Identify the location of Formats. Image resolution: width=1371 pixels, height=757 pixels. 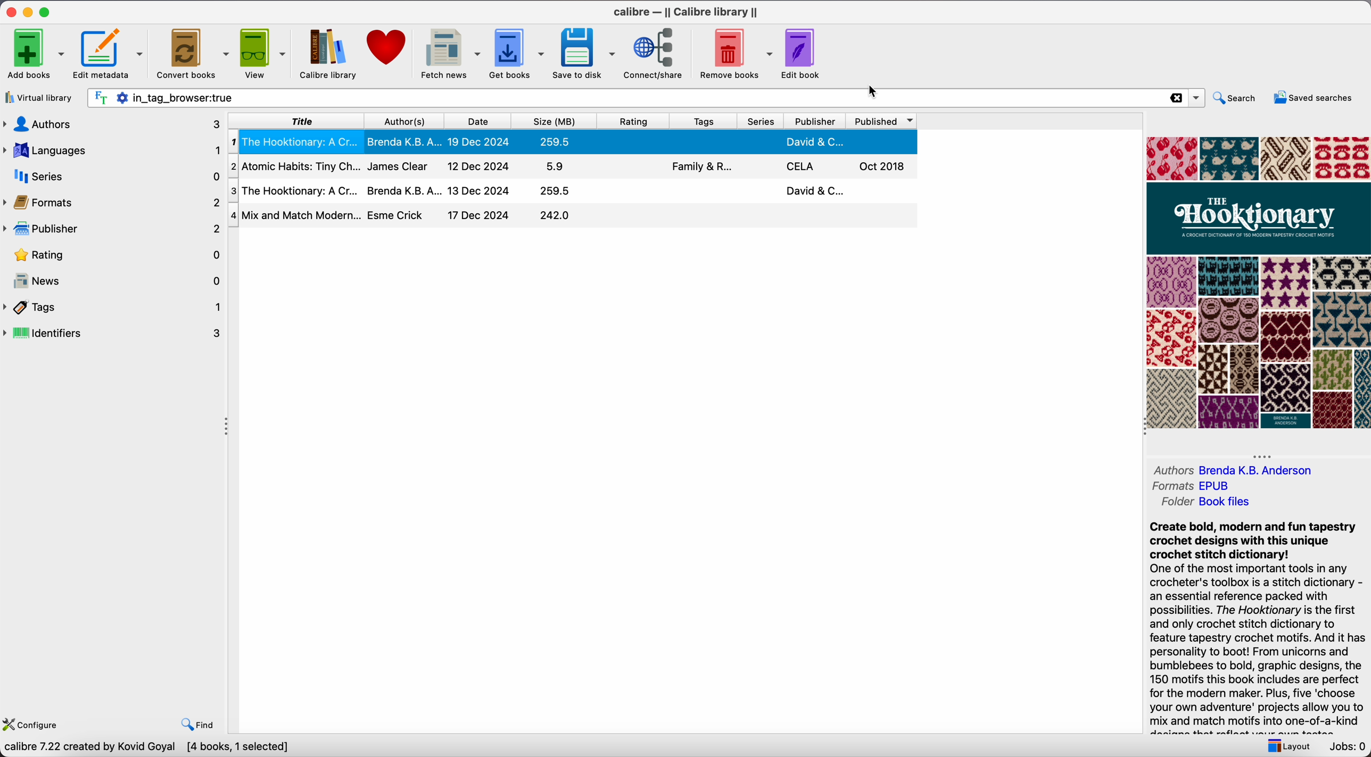
(1172, 487).